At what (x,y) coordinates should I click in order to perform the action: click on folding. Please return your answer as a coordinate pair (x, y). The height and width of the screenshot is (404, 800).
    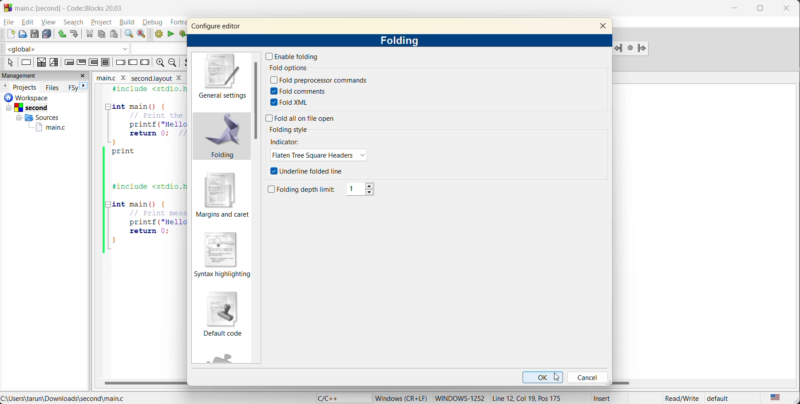
    Looking at the image, I should click on (220, 137).